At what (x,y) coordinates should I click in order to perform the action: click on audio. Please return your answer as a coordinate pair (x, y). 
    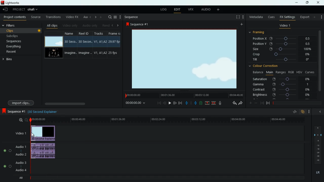
    Looking at the image, I should click on (44, 151).